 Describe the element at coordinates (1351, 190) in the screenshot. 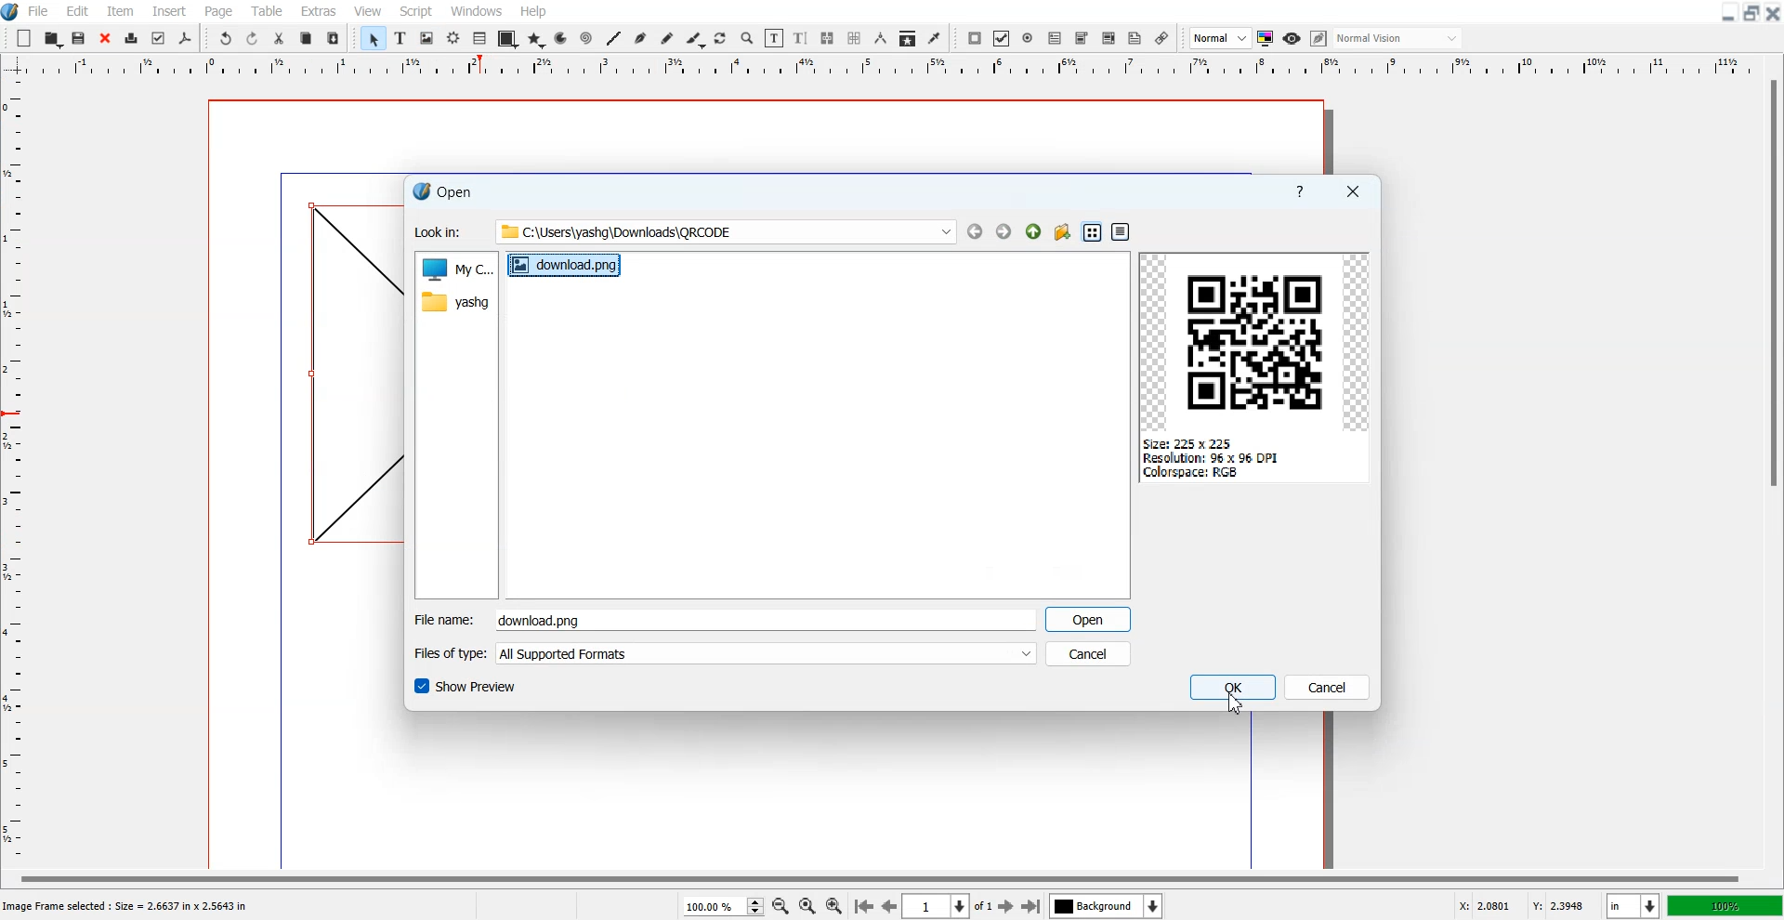

I see `Close` at that location.